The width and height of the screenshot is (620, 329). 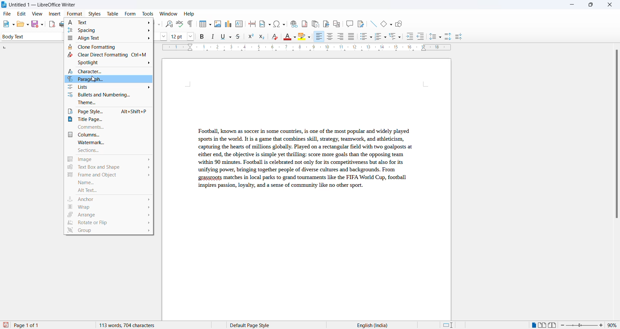 What do you see at coordinates (360, 23) in the screenshot?
I see `insert cross-reference` at bounding box center [360, 23].